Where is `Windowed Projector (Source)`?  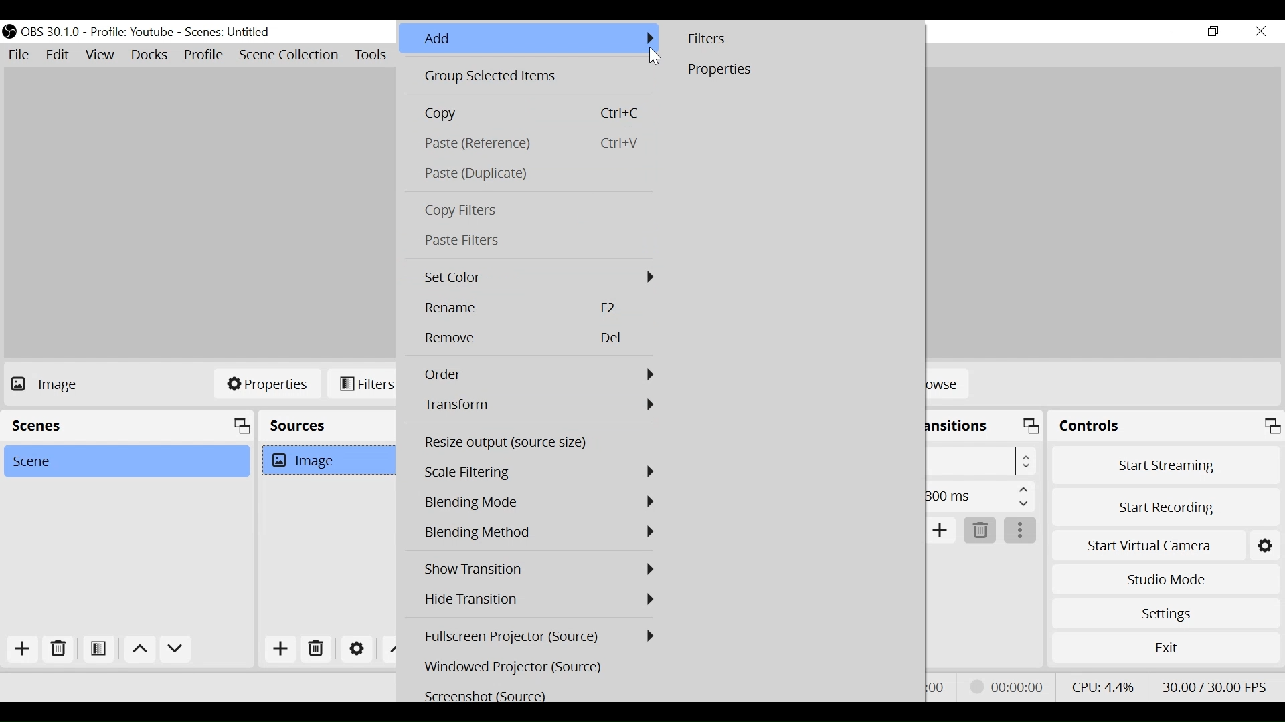 Windowed Projector (Source) is located at coordinates (541, 667).